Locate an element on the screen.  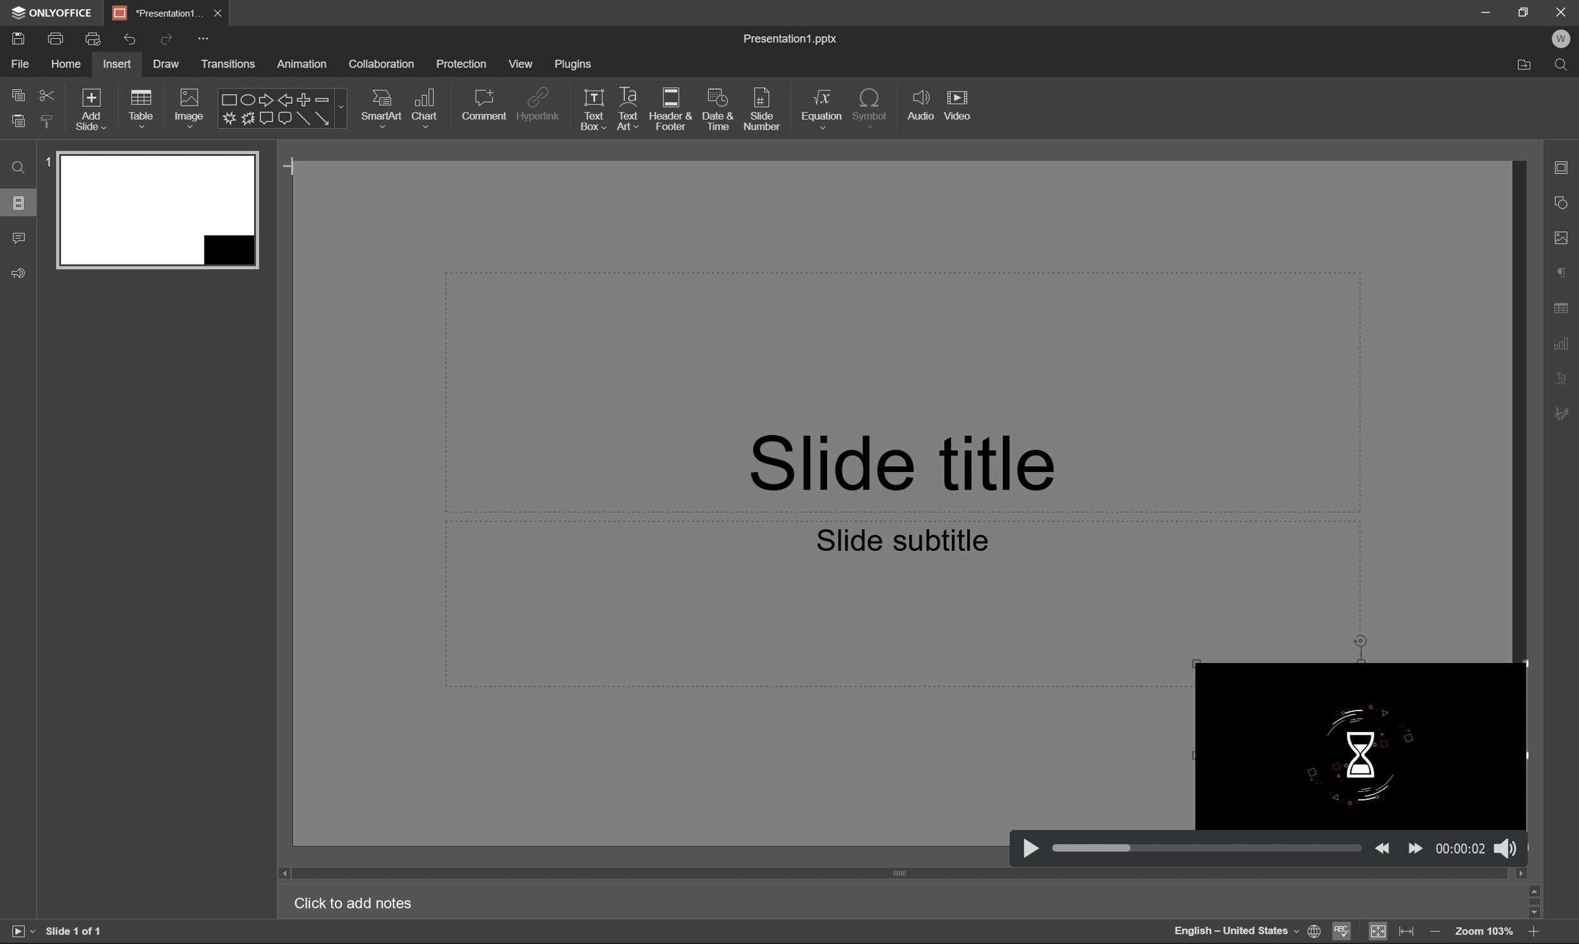
close is located at coordinates (221, 13).